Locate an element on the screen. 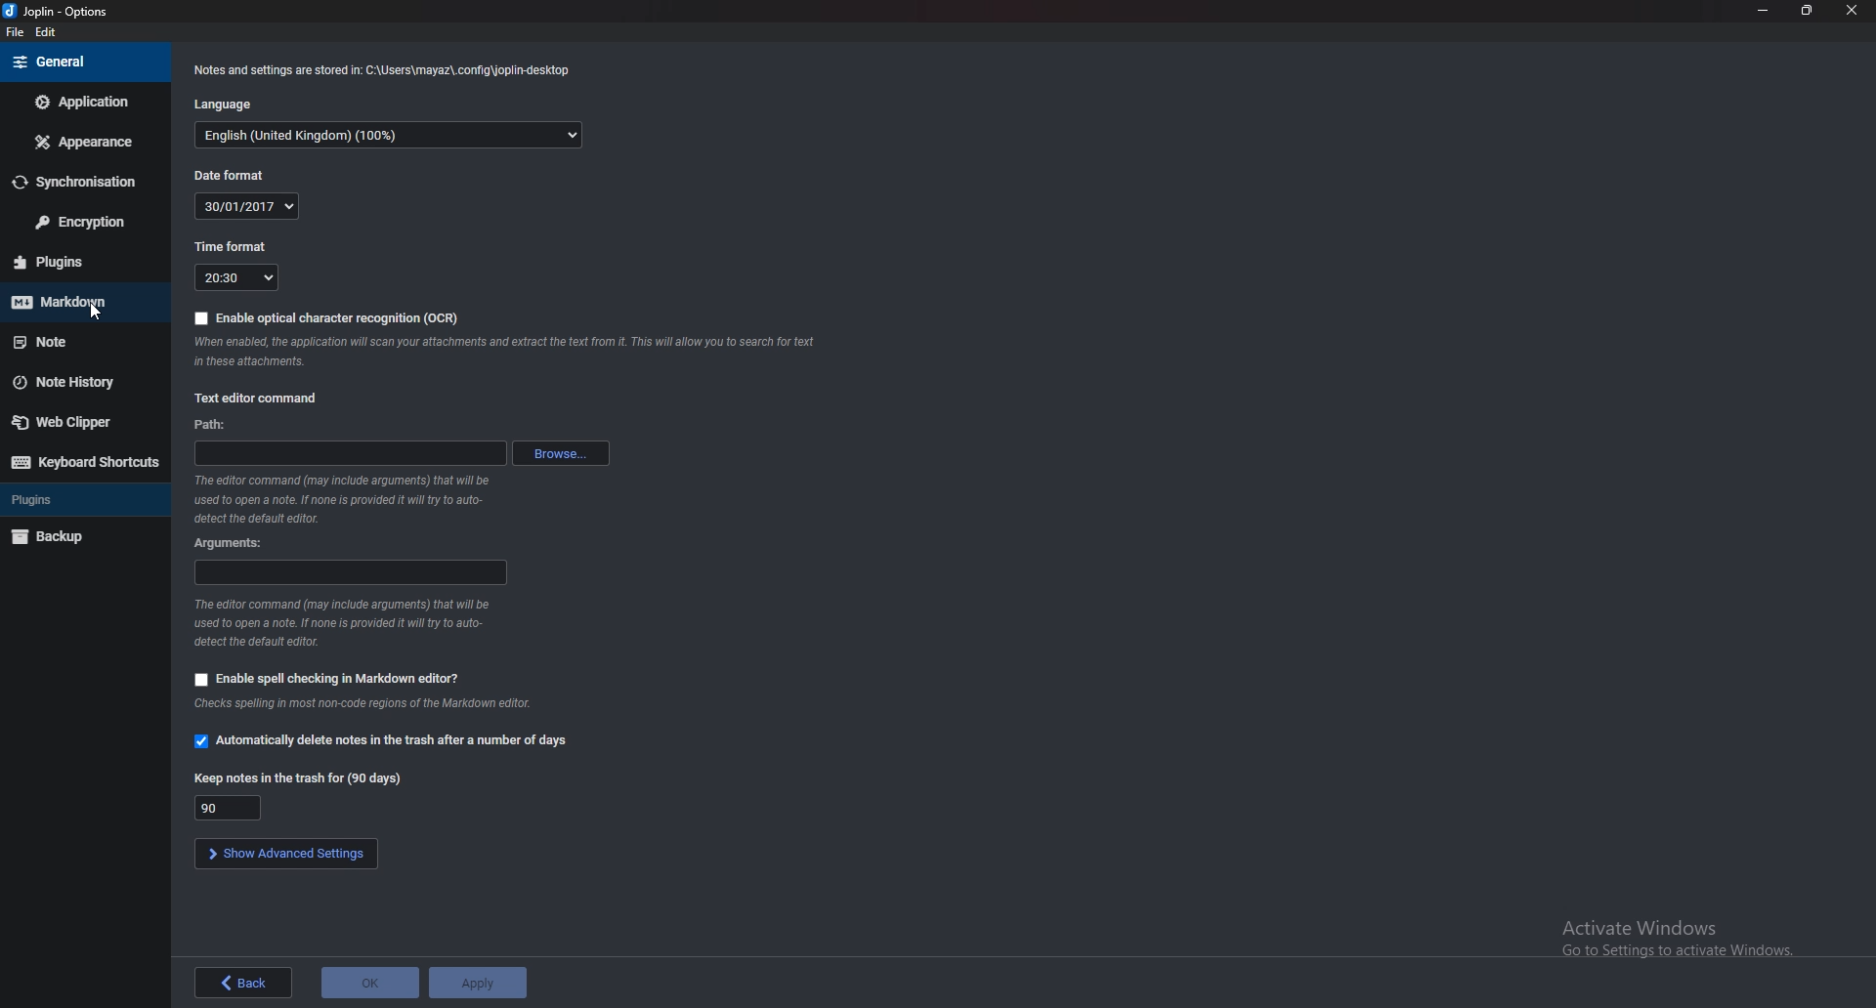 This screenshot has width=1876, height=1008. Encryption is located at coordinates (83, 224).